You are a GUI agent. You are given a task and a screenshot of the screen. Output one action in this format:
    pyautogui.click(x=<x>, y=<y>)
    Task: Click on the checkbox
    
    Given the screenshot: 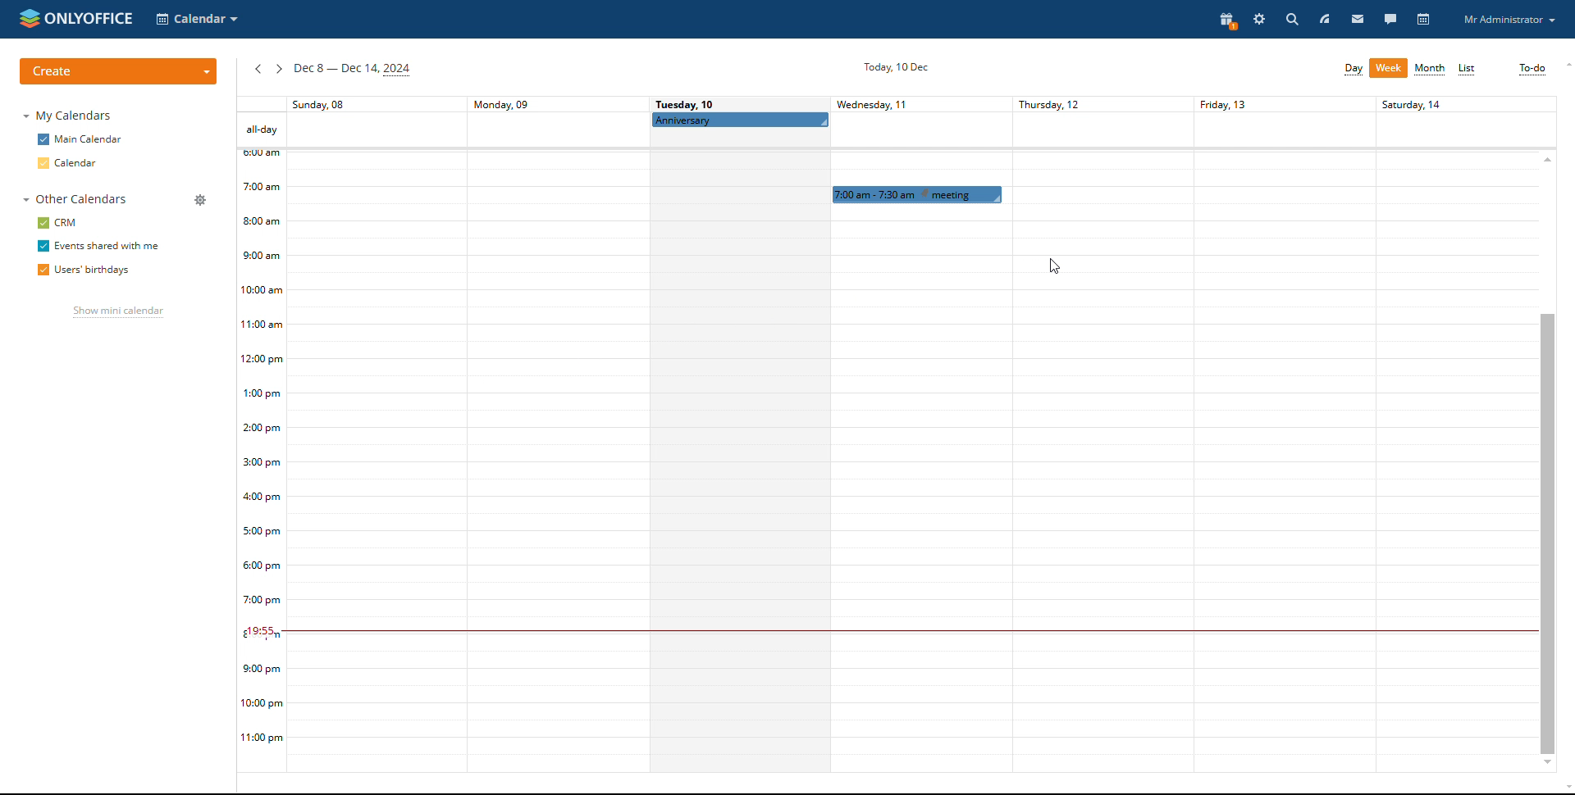 What is the action you would take?
    pyautogui.click(x=42, y=222)
    